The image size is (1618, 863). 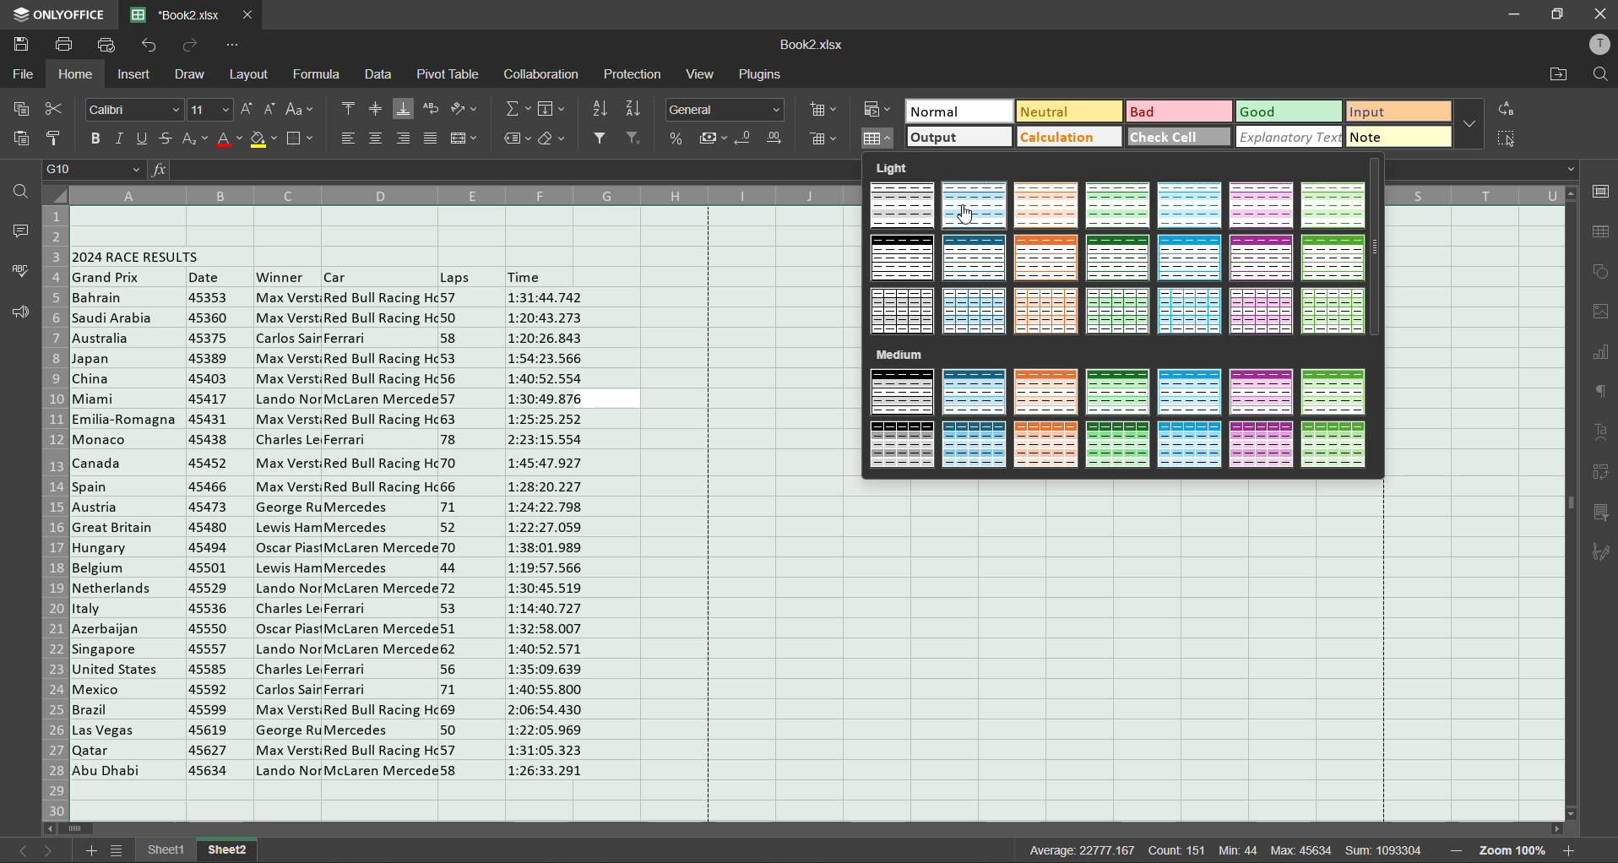 What do you see at coordinates (1176, 113) in the screenshot?
I see `bad` at bounding box center [1176, 113].